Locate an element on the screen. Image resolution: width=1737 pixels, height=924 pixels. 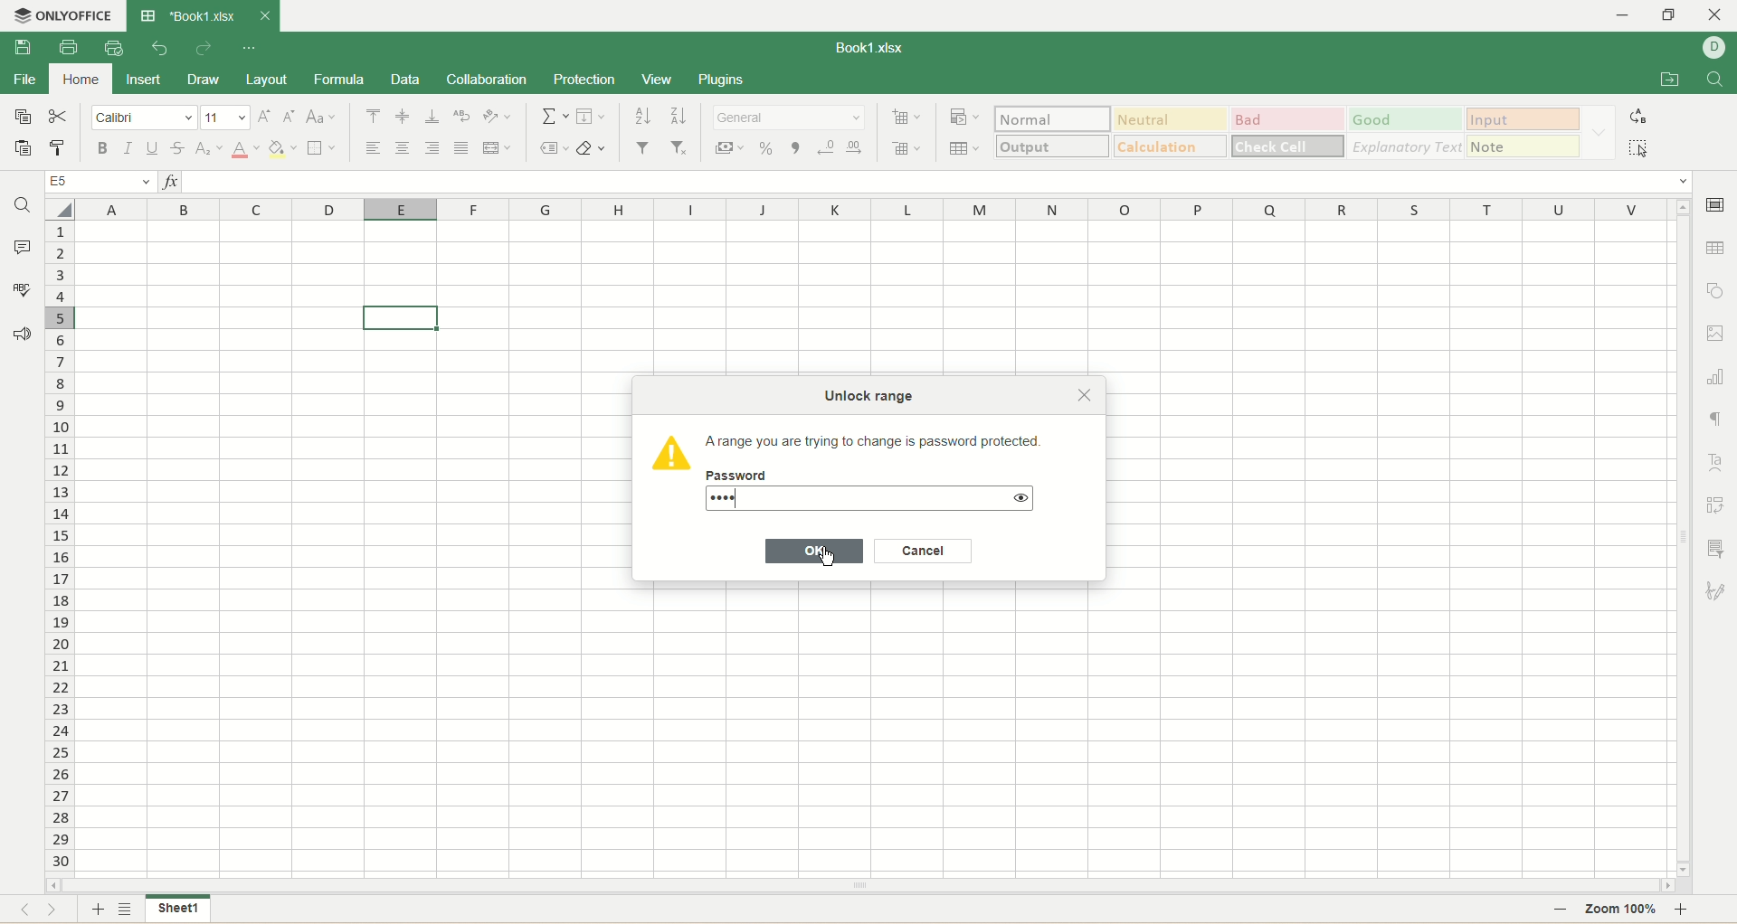
object settings is located at coordinates (1717, 291).